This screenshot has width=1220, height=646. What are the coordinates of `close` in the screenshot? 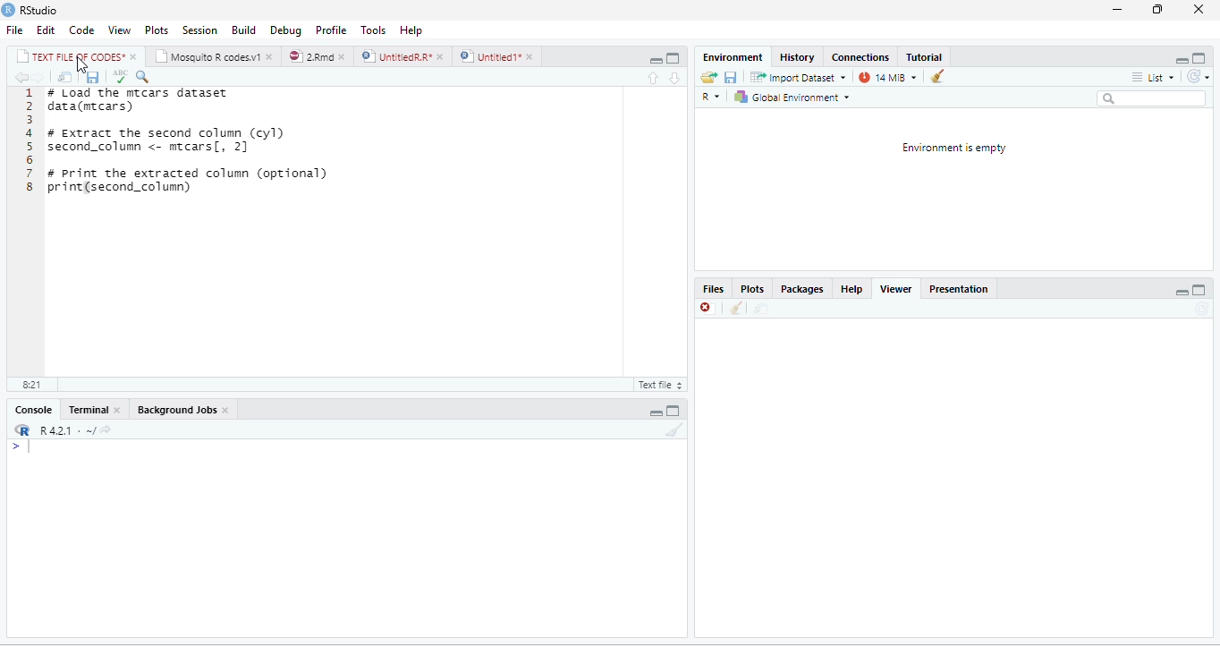 It's located at (532, 56).